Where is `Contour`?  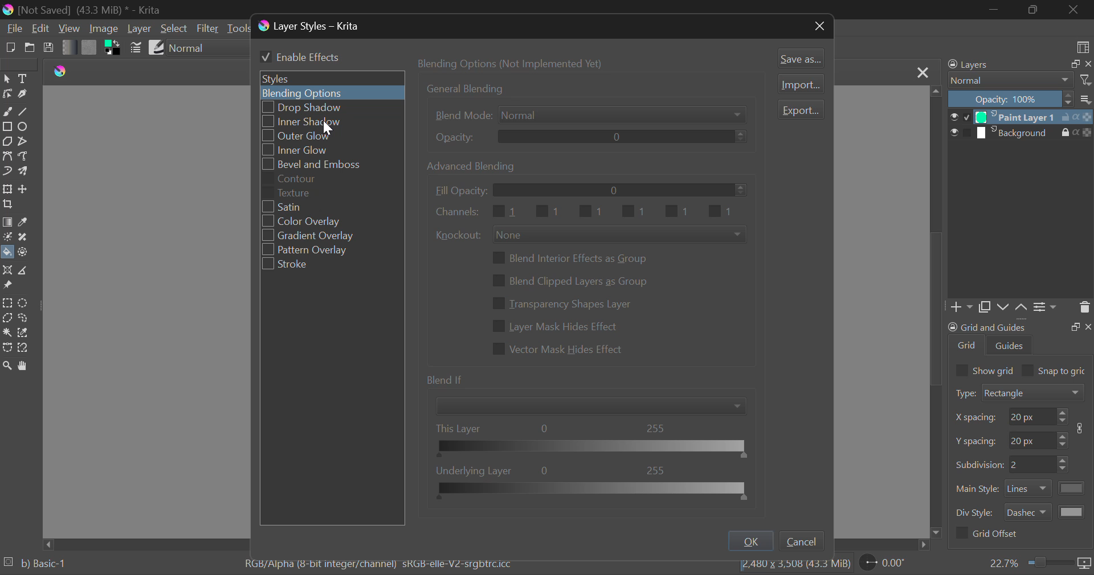 Contour is located at coordinates (329, 179).